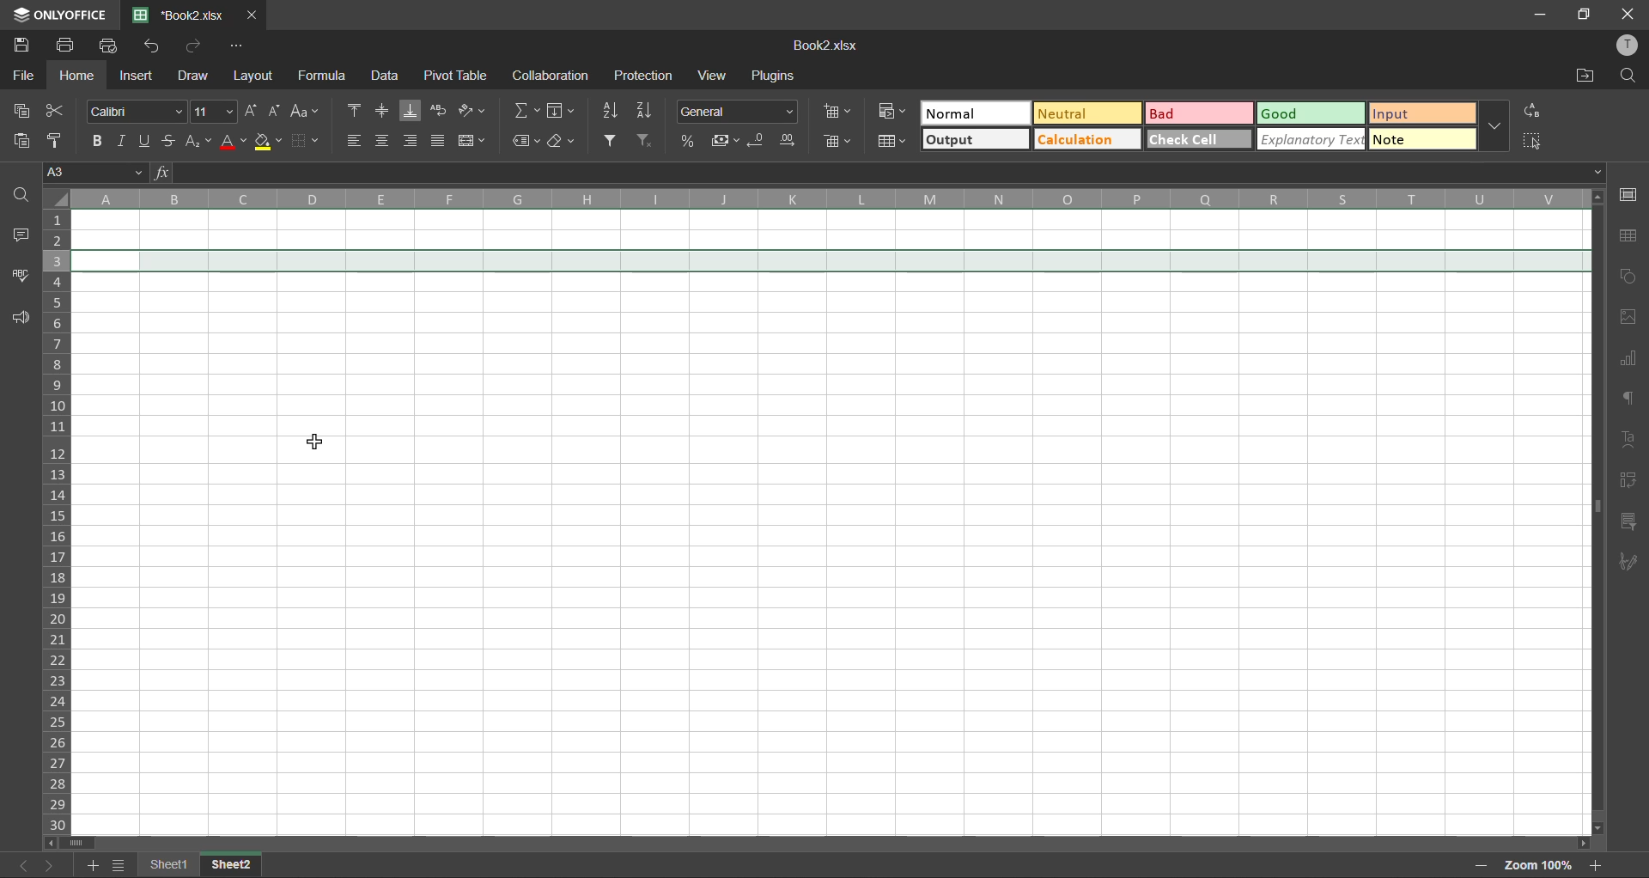  What do you see at coordinates (1581, 76) in the screenshot?
I see `open location` at bounding box center [1581, 76].